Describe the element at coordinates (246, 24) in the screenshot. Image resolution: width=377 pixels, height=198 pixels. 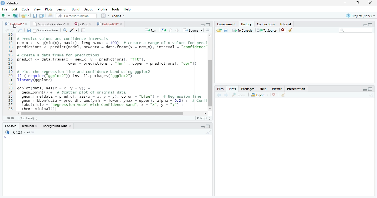
I see `History` at that location.